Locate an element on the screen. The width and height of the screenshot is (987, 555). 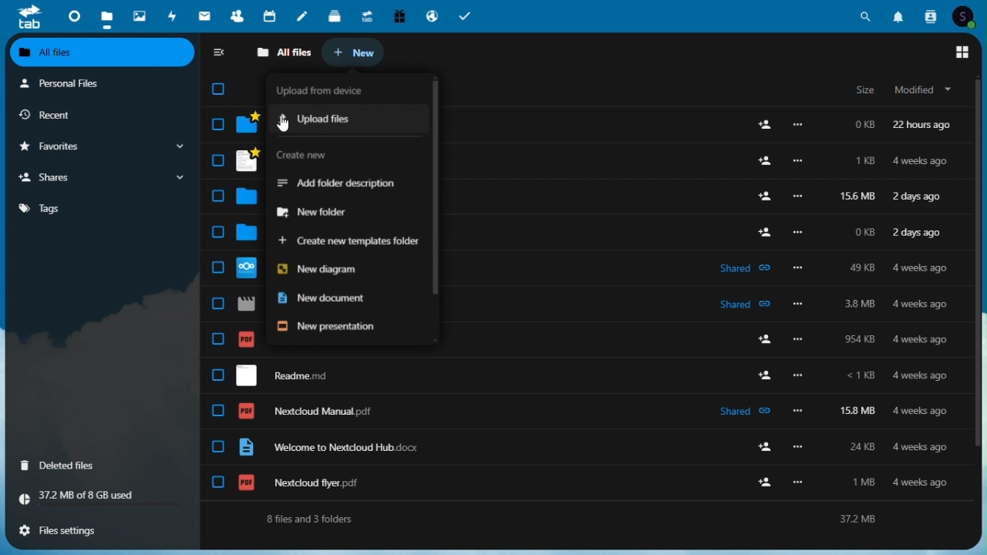
folder is located at coordinates (248, 125).